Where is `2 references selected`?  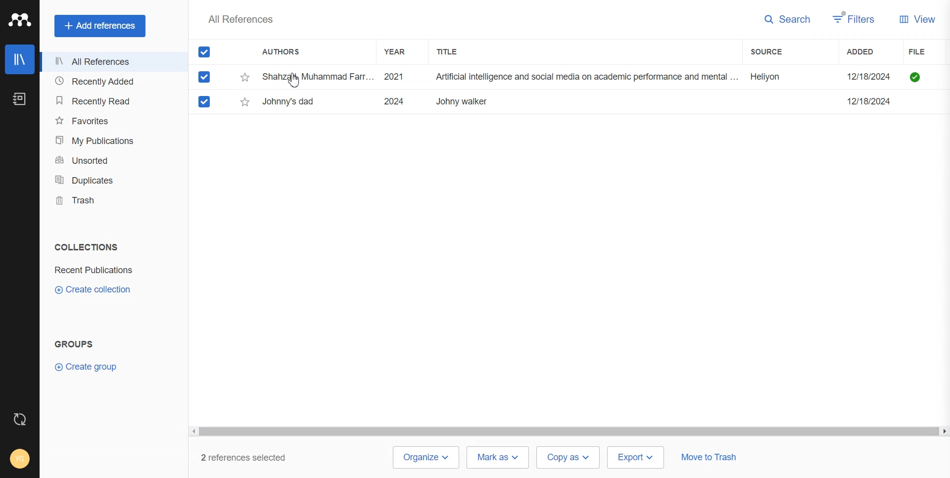 2 references selected is located at coordinates (249, 458).